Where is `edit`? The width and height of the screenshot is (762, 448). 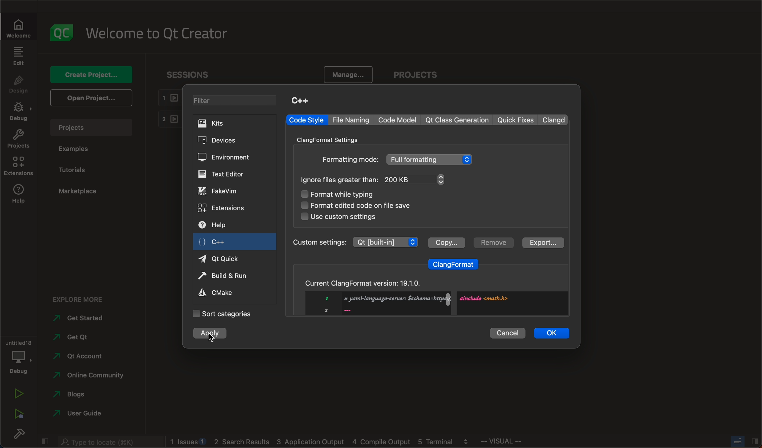
edit is located at coordinates (18, 56).